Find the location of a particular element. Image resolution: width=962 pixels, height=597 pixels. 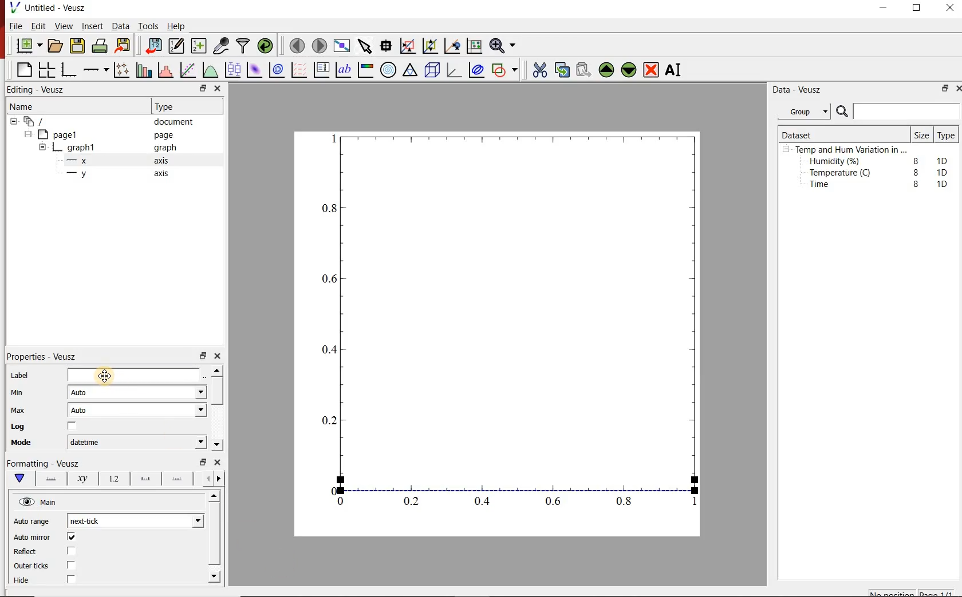

plot a vector field is located at coordinates (299, 70).